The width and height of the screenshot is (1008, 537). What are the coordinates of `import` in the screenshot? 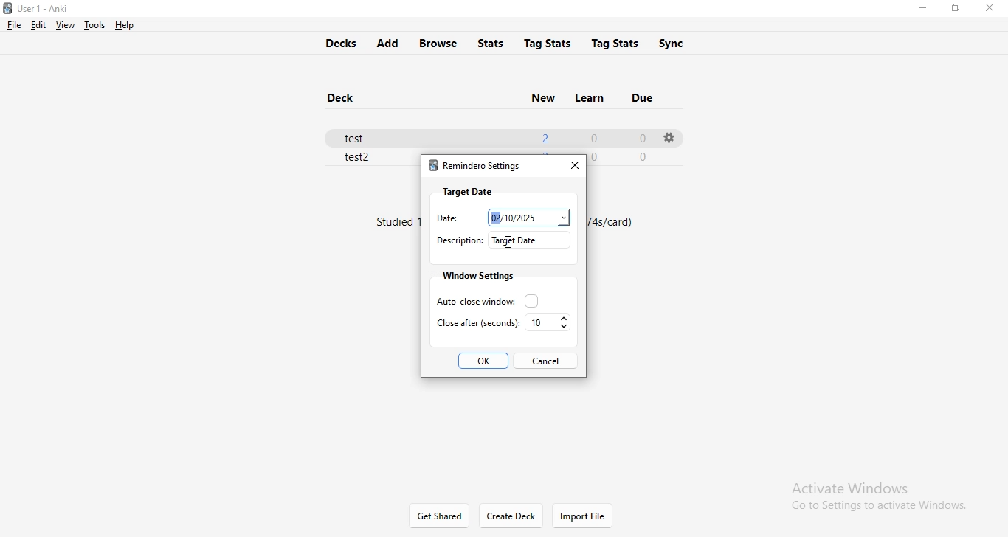 It's located at (582, 516).